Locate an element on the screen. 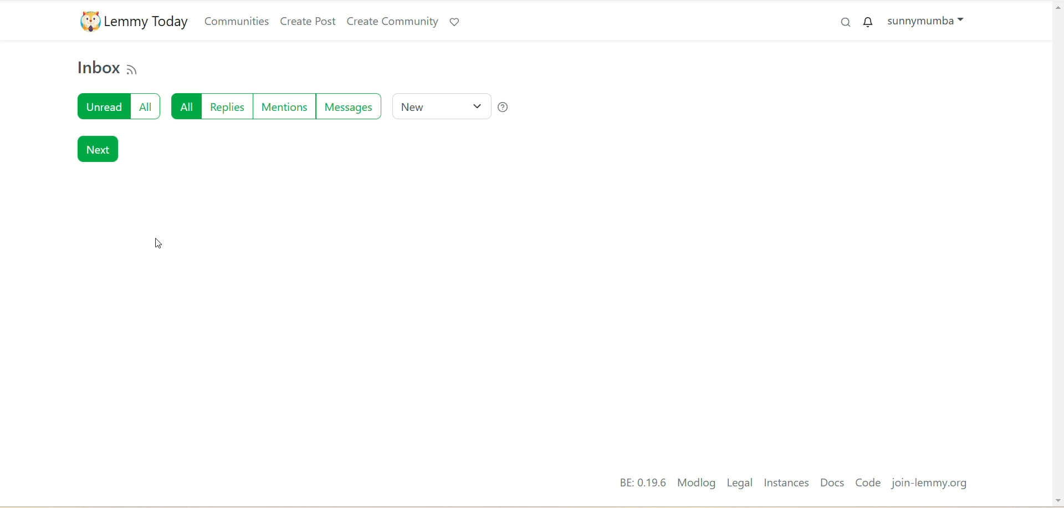 The width and height of the screenshot is (1064, 508). help is located at coordinates (513, 106).